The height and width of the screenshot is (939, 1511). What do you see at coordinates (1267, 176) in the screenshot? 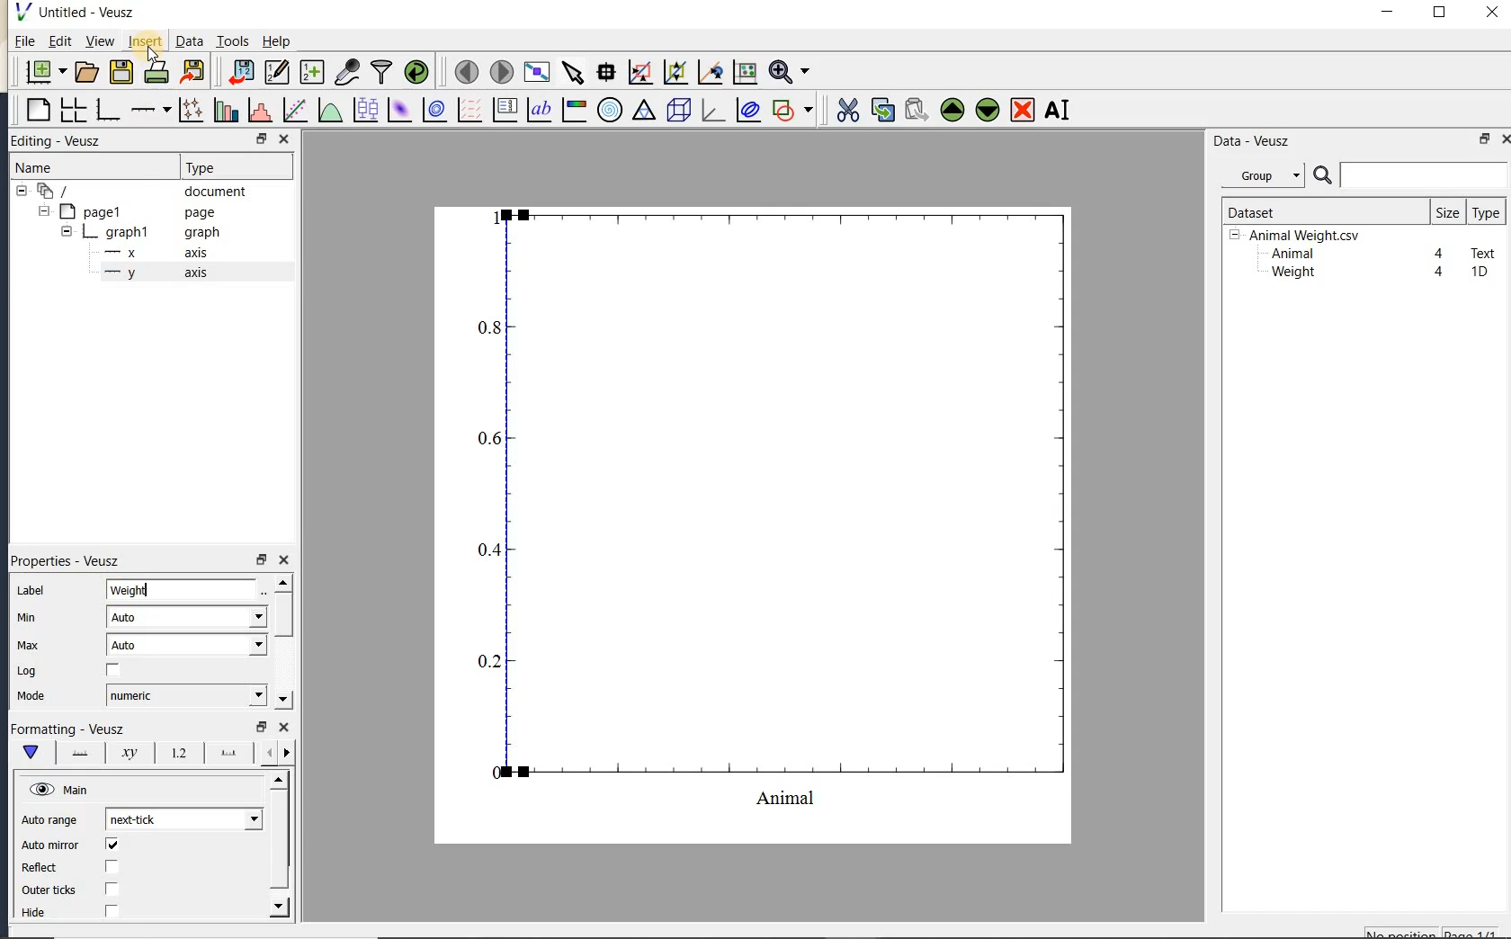
I see `Data - Veusz` at bounding box center [1267, 176].